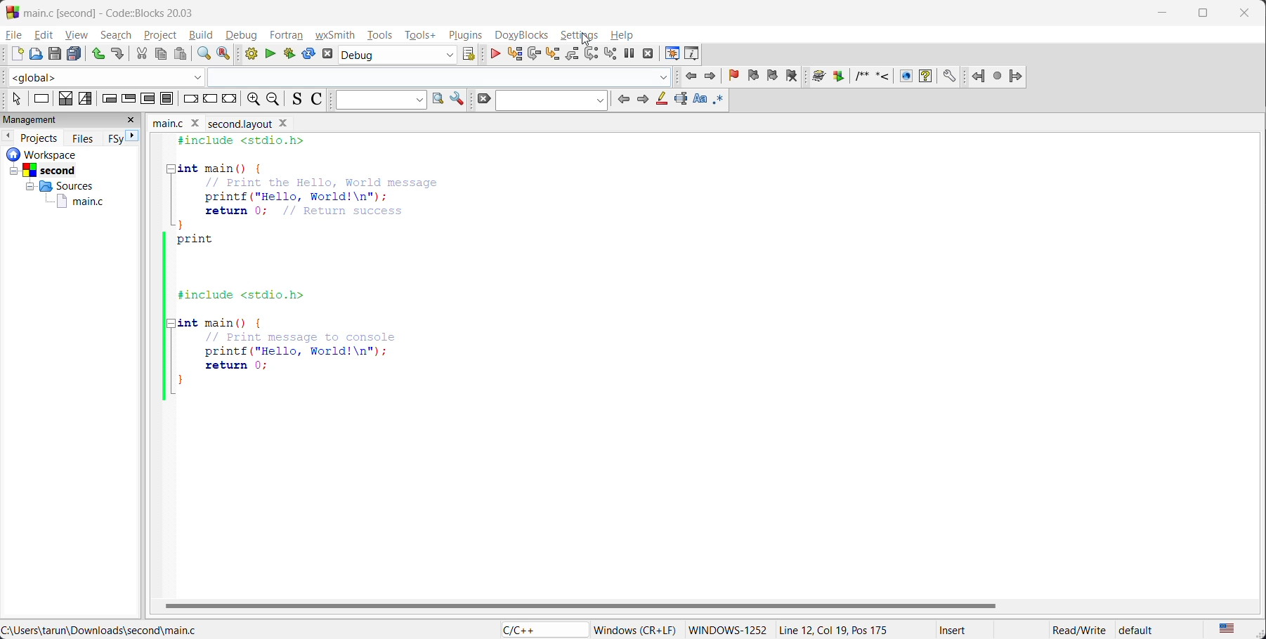 The image size is (1266, 639). I want to click on entry condition loop, so click(107, 98).